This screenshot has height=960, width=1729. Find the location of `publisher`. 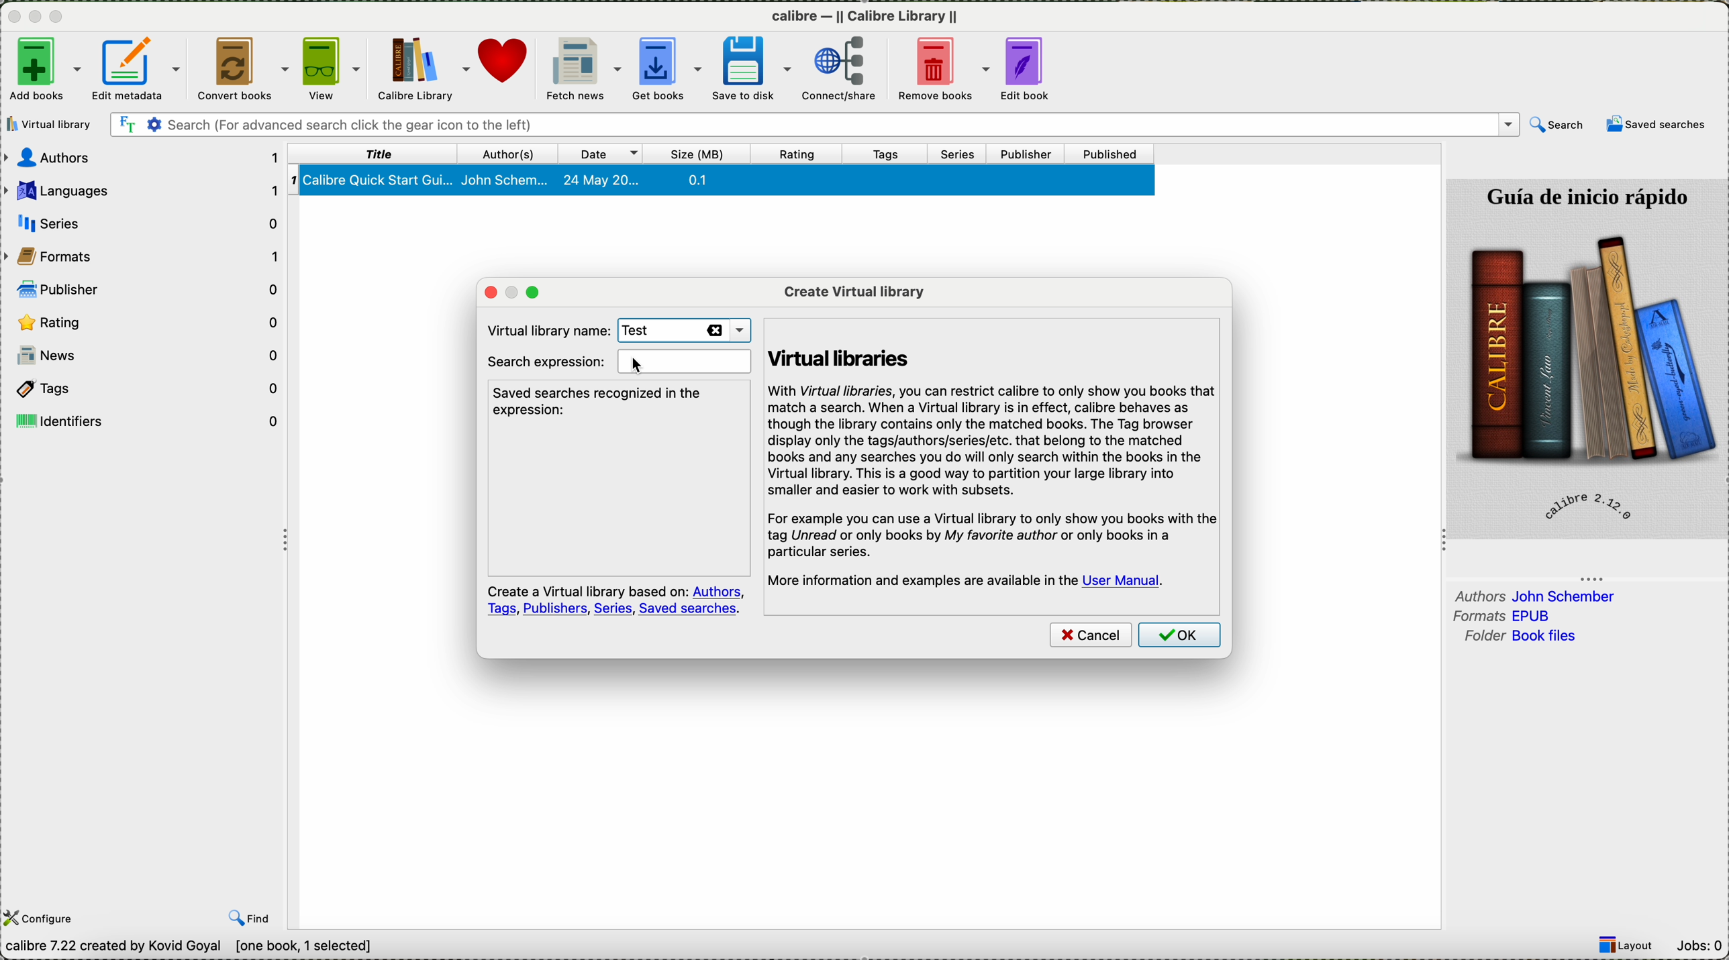

publisher is located at coordinates (149, 288).